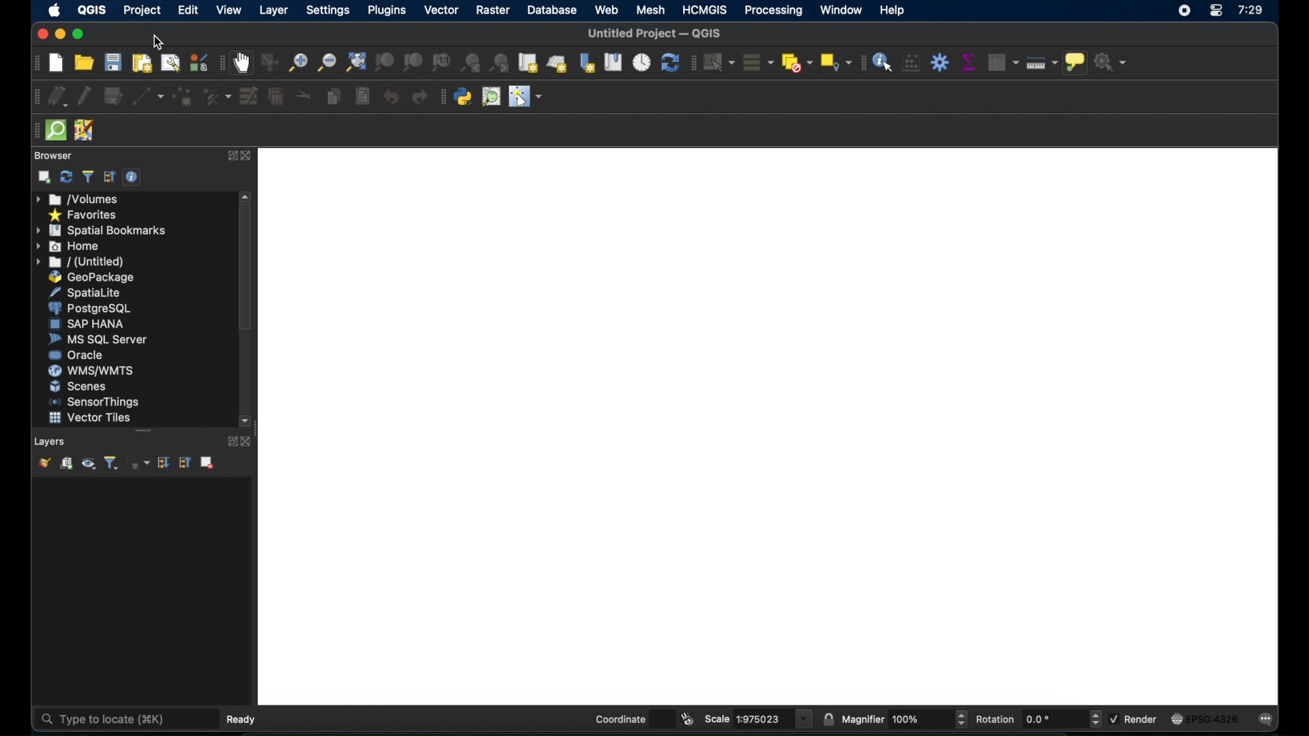  I want to click on toolbox, so click(940, 62).